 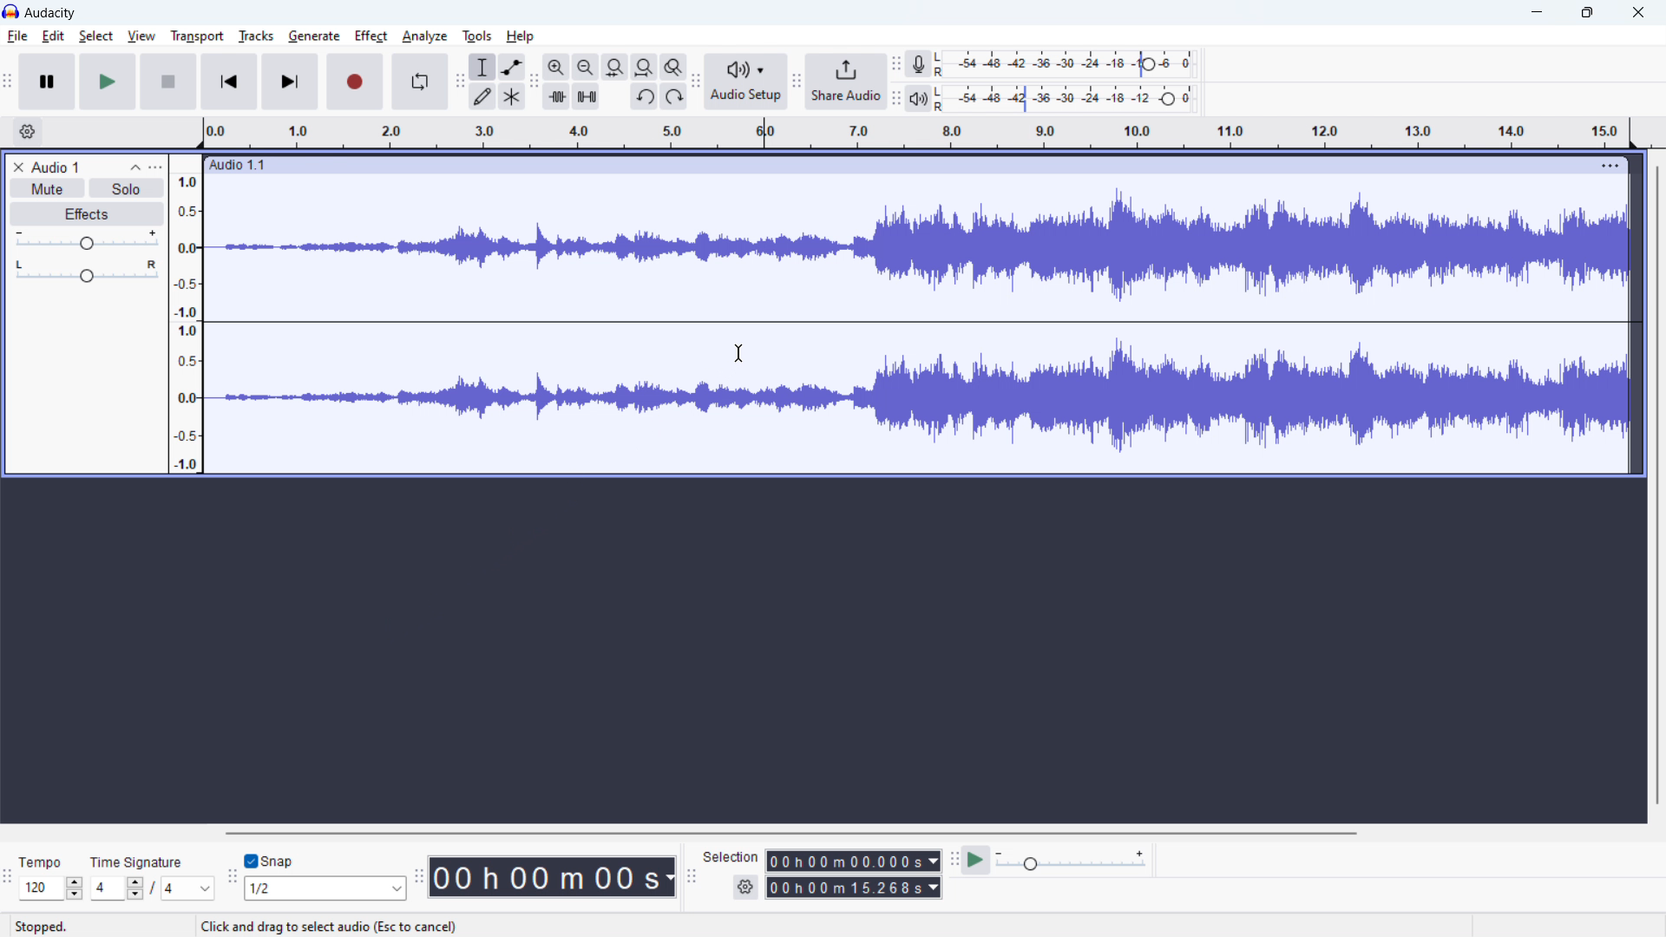 What do you see at coordinates (511, 67) in the screenshot?
I see `envelop tool` at bounding box center [511, 67].